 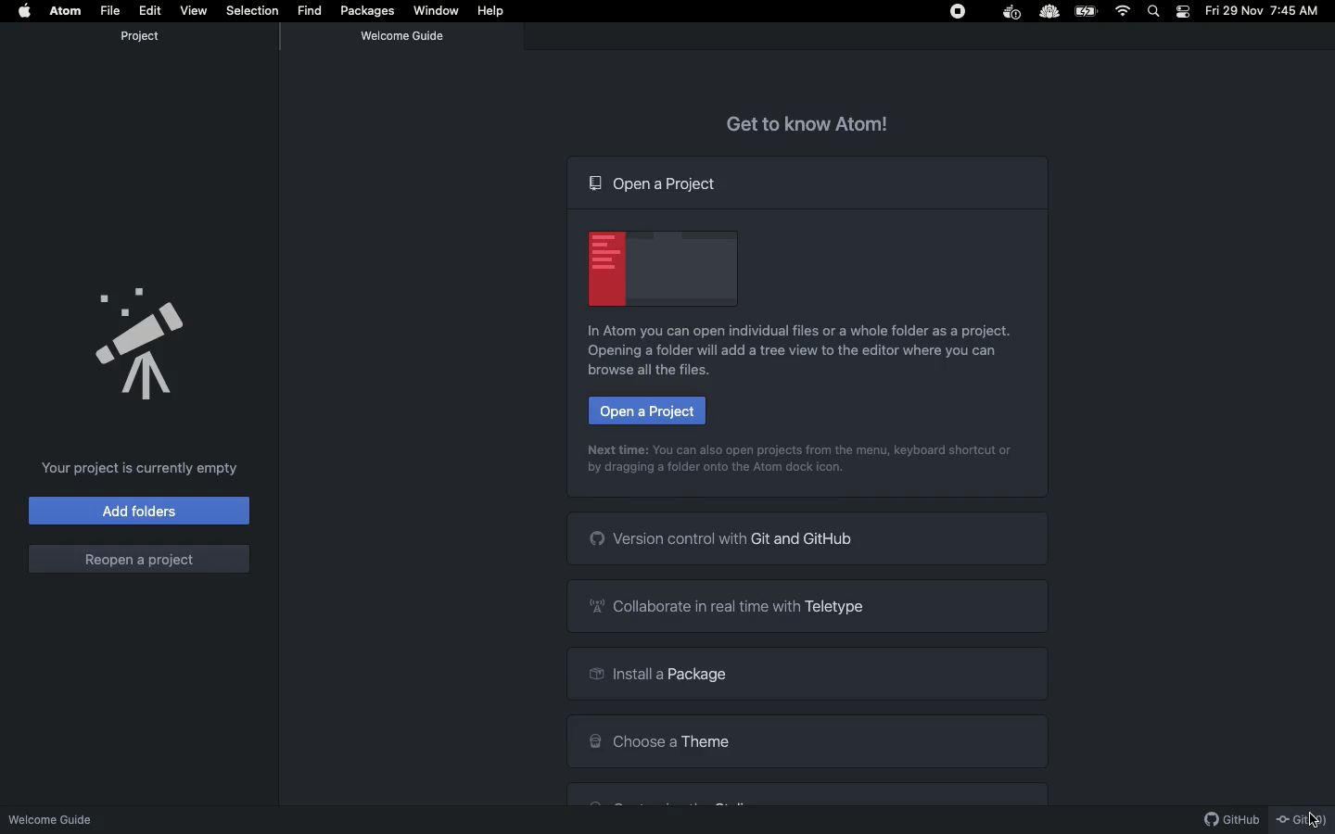 I want to click on Extension, so click(x=1049, y=11).